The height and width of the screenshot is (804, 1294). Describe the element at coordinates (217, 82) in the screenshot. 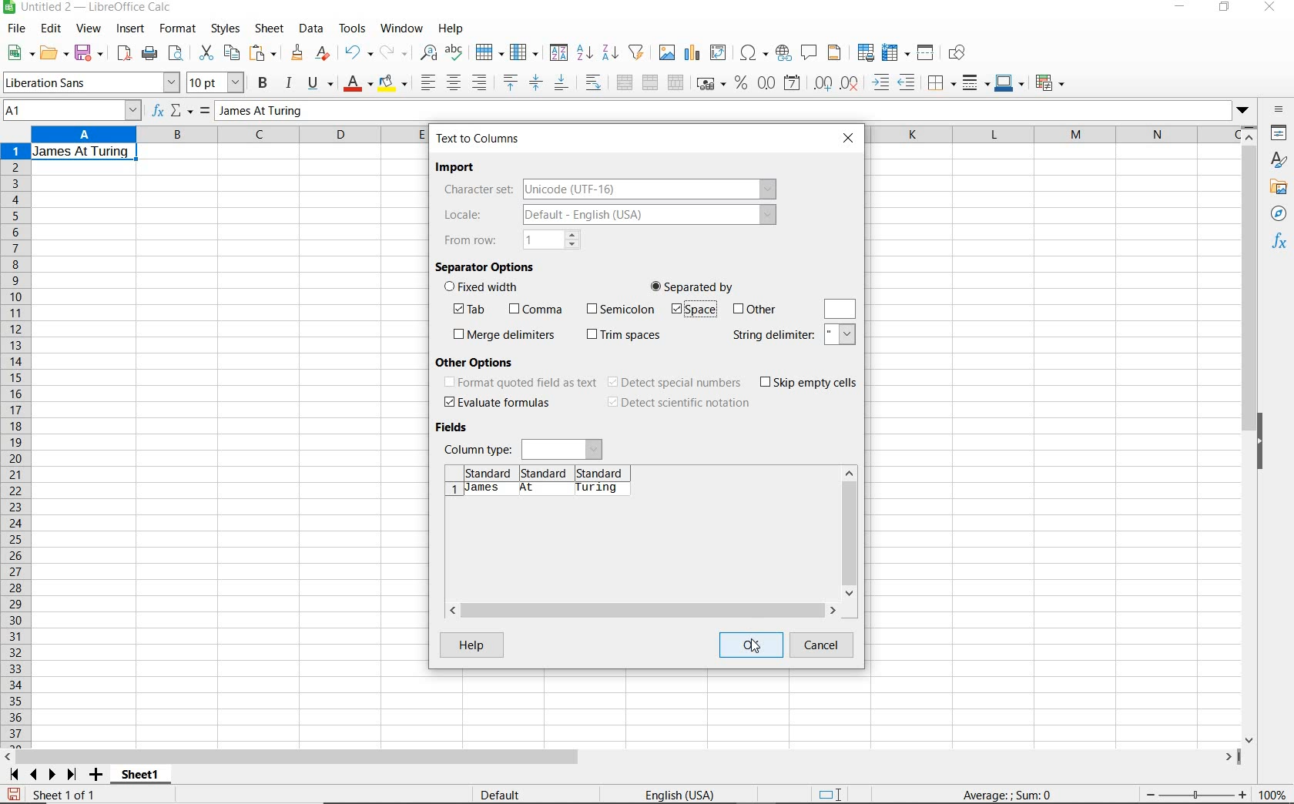

I see `font size` at that location.